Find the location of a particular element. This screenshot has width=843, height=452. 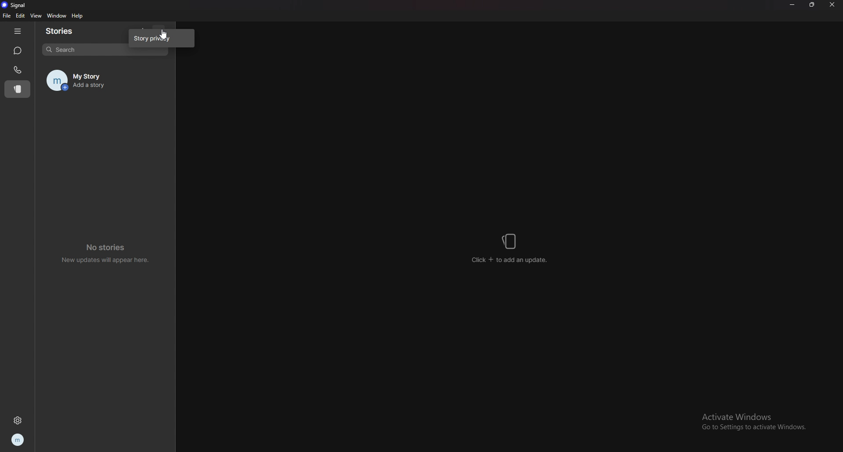

Activate Windows is located at coordinates (747, 415).